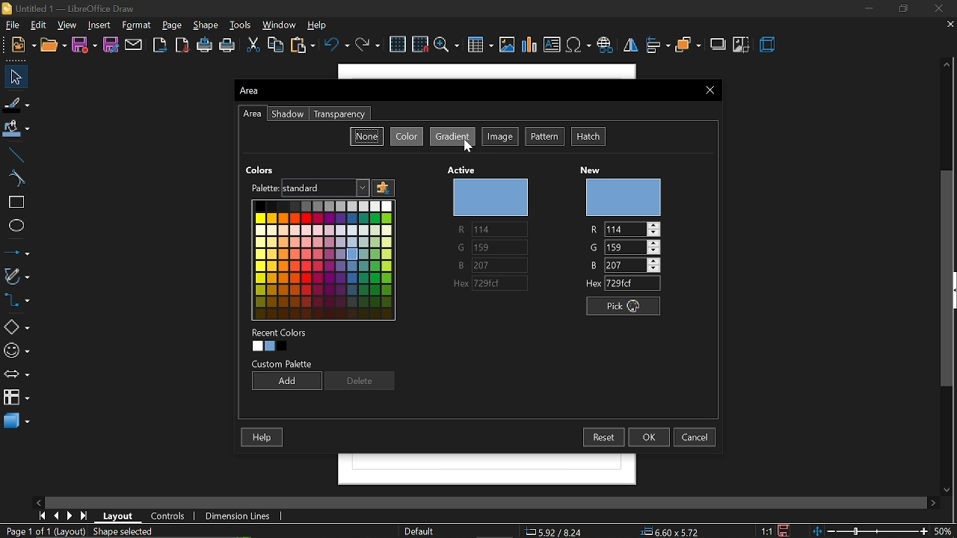 The image size is (957, 538). I want to click on save, so click(782, 531).